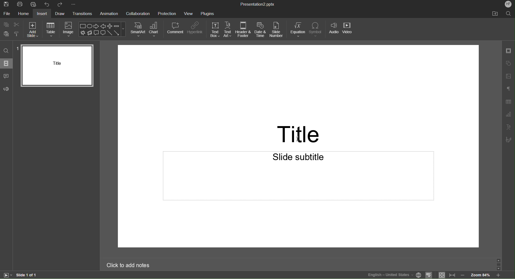 This screenshot has width=515, height=279. What do you see at coordinates (32, 30) in the screenshot?
I see `Add Slide` at bounding box center [32, 30].